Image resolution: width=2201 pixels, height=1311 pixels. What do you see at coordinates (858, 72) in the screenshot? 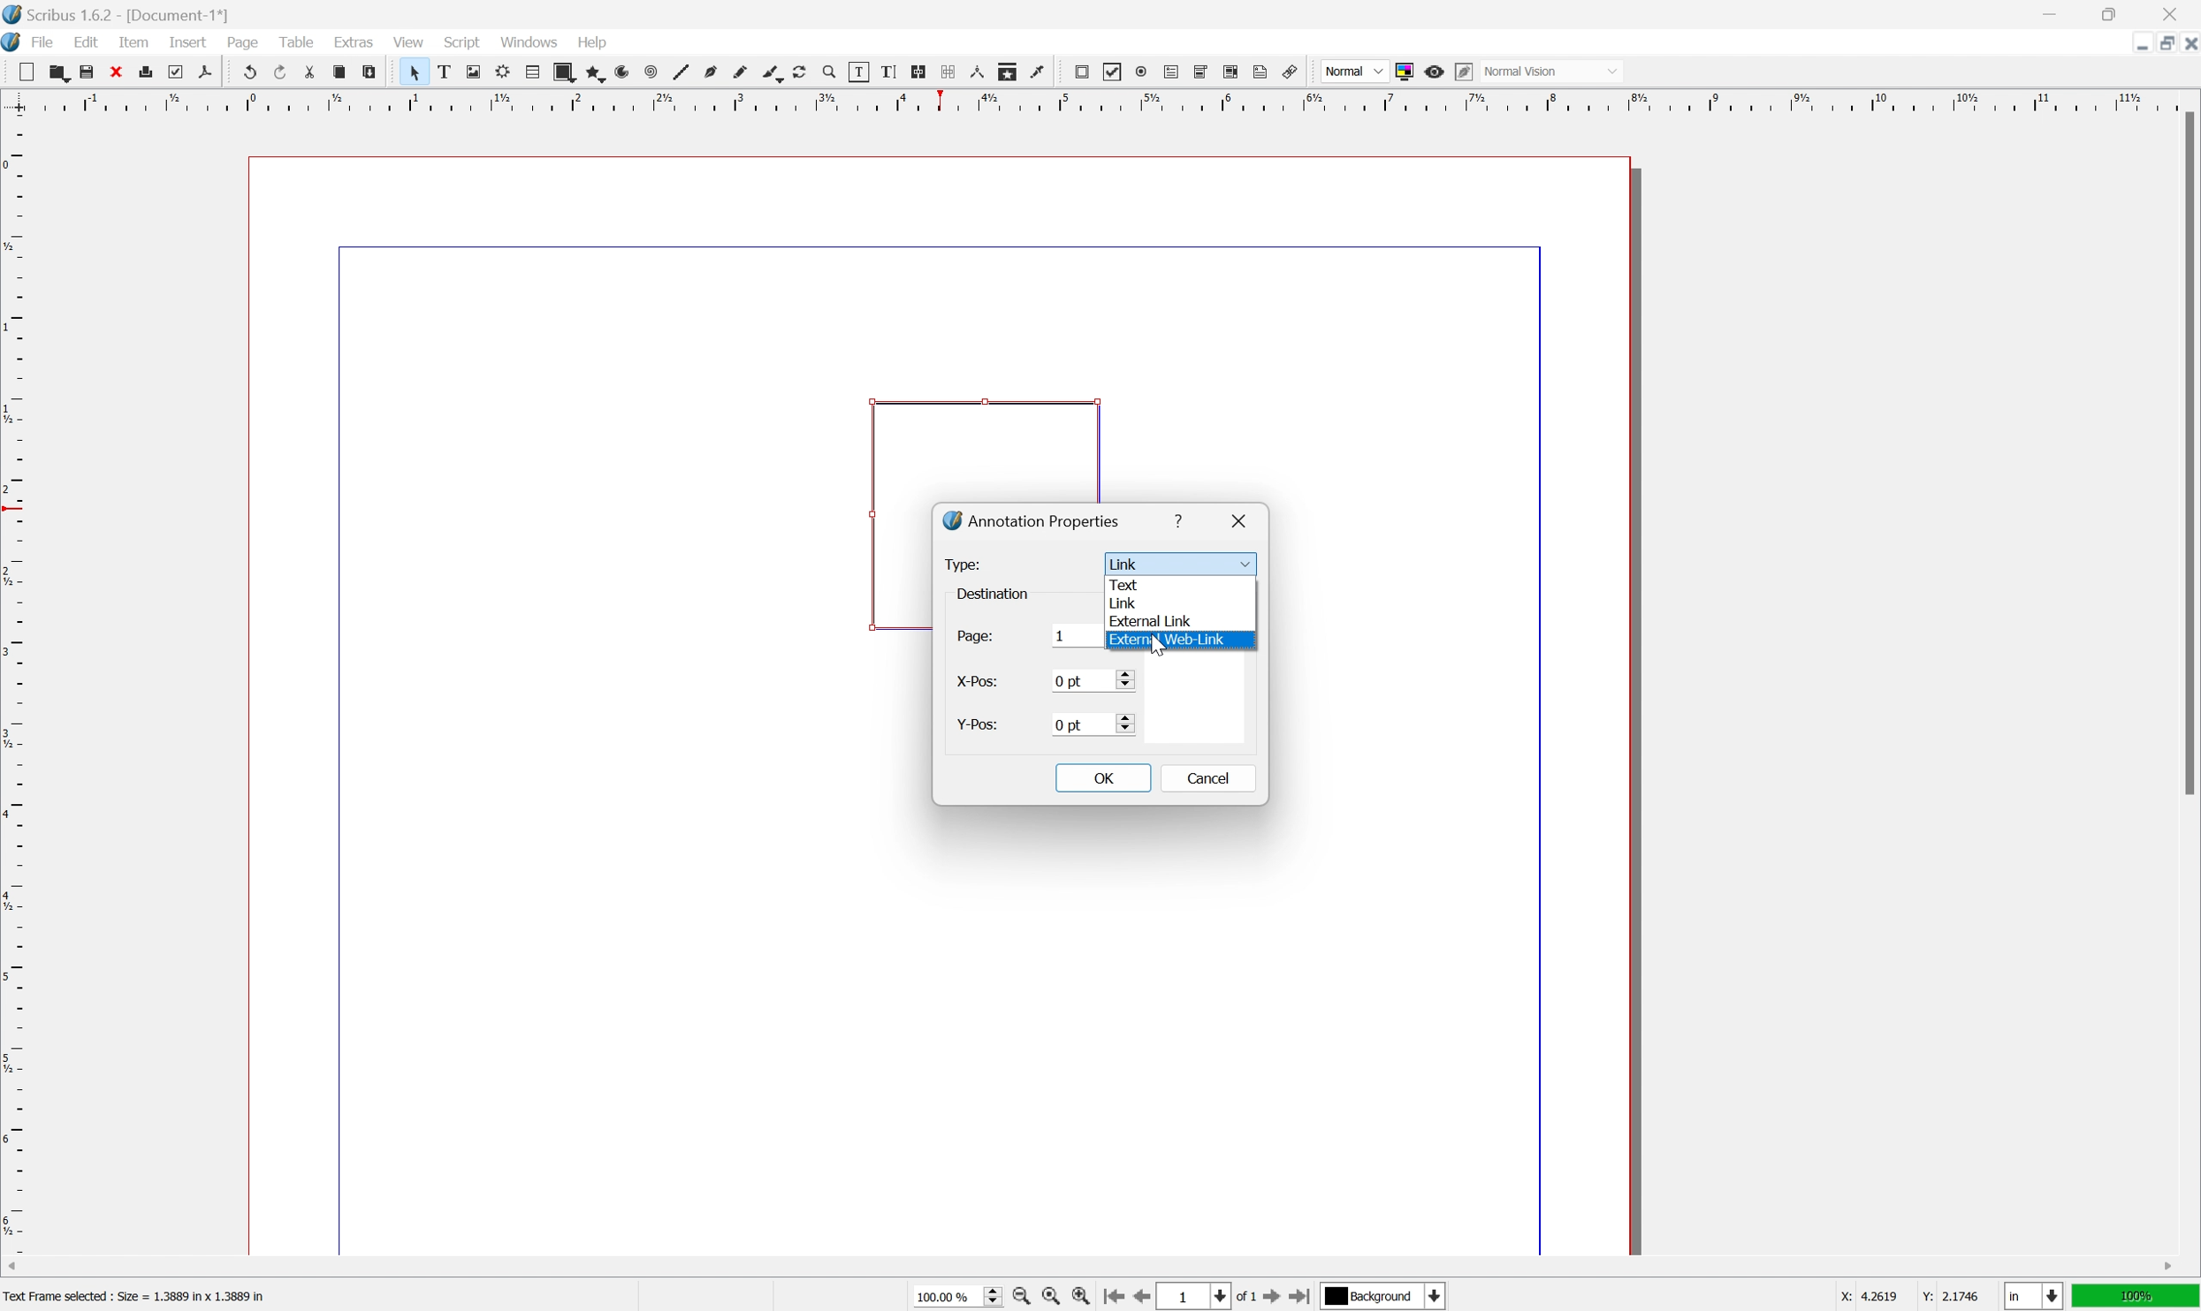
I see `edit contents of frame` at bounding box center [858, 72].